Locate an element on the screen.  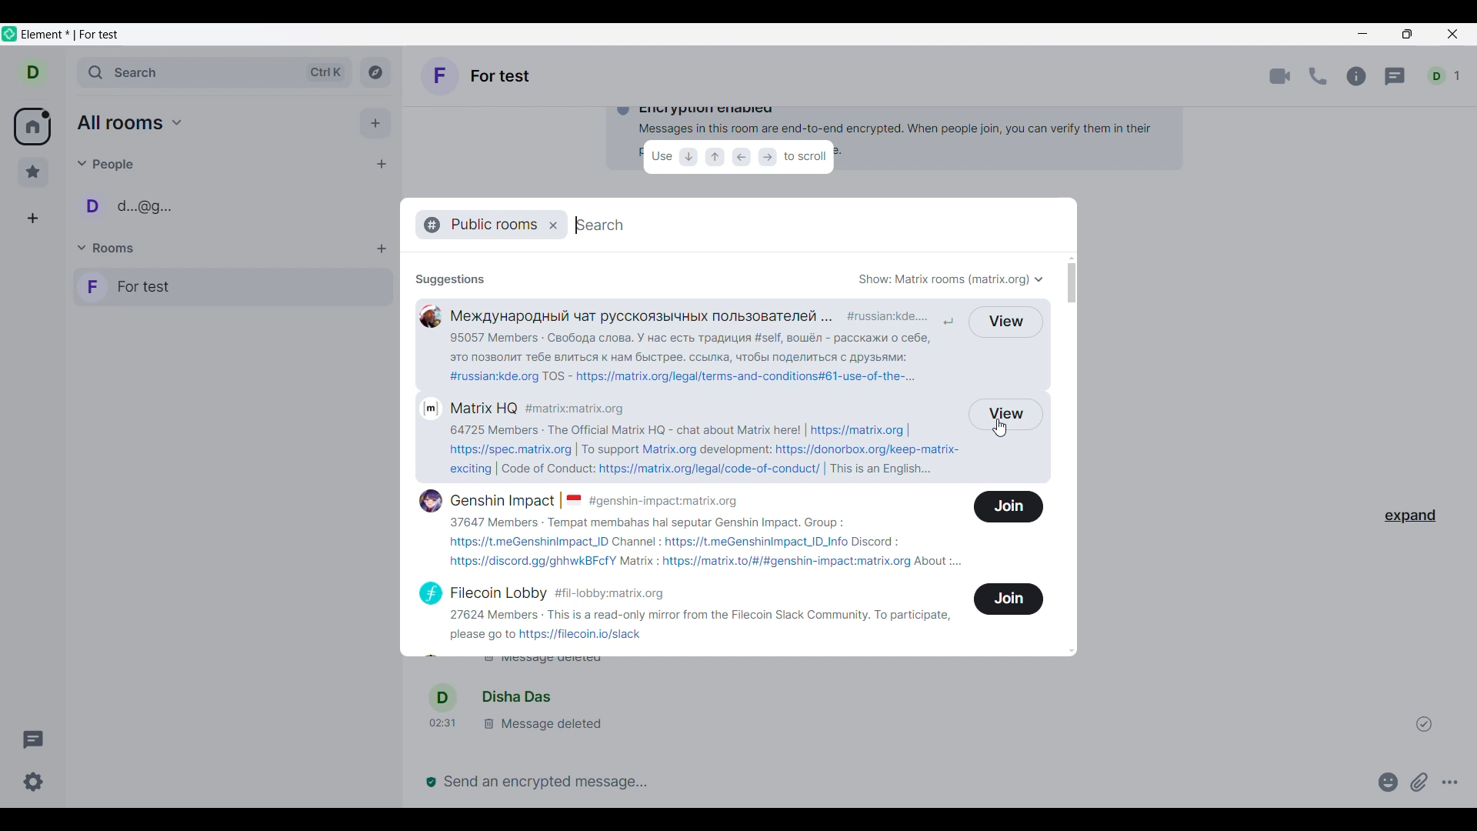
Attachement is located at coordinates (1419, 783).